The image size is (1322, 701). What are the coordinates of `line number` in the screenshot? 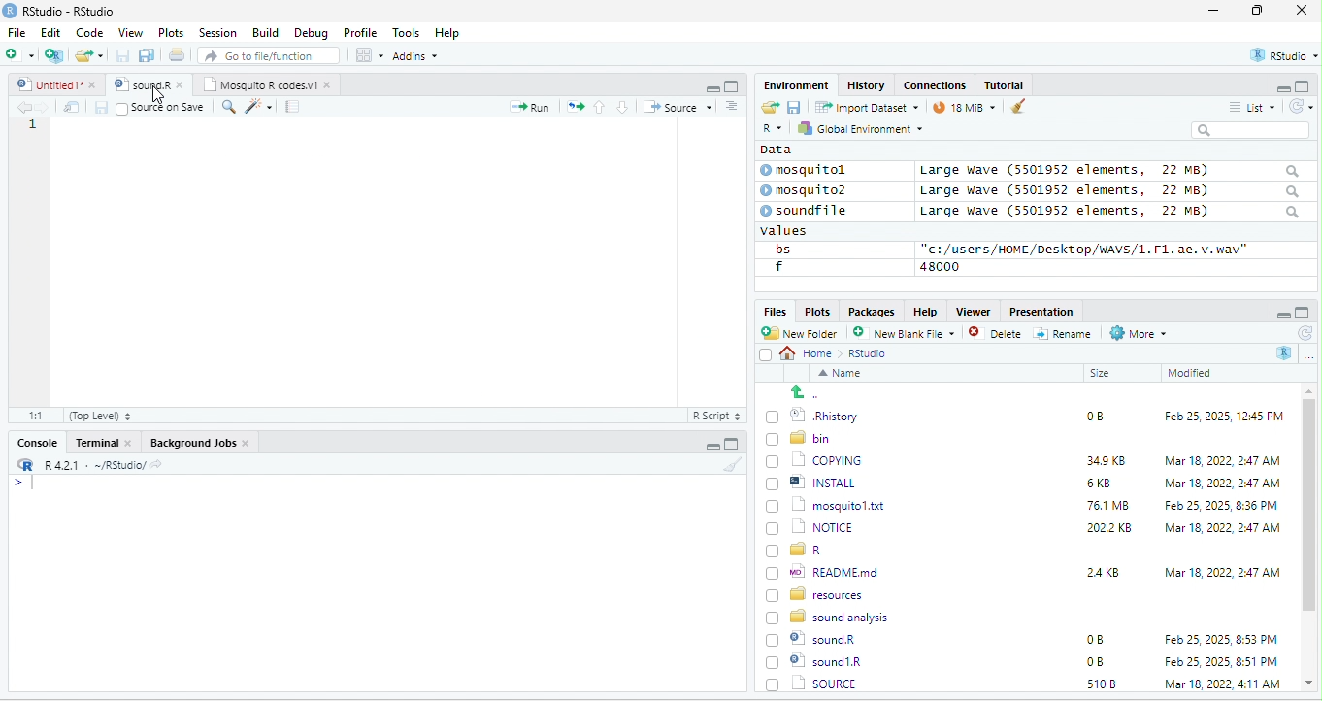 It's located at (39, 260).